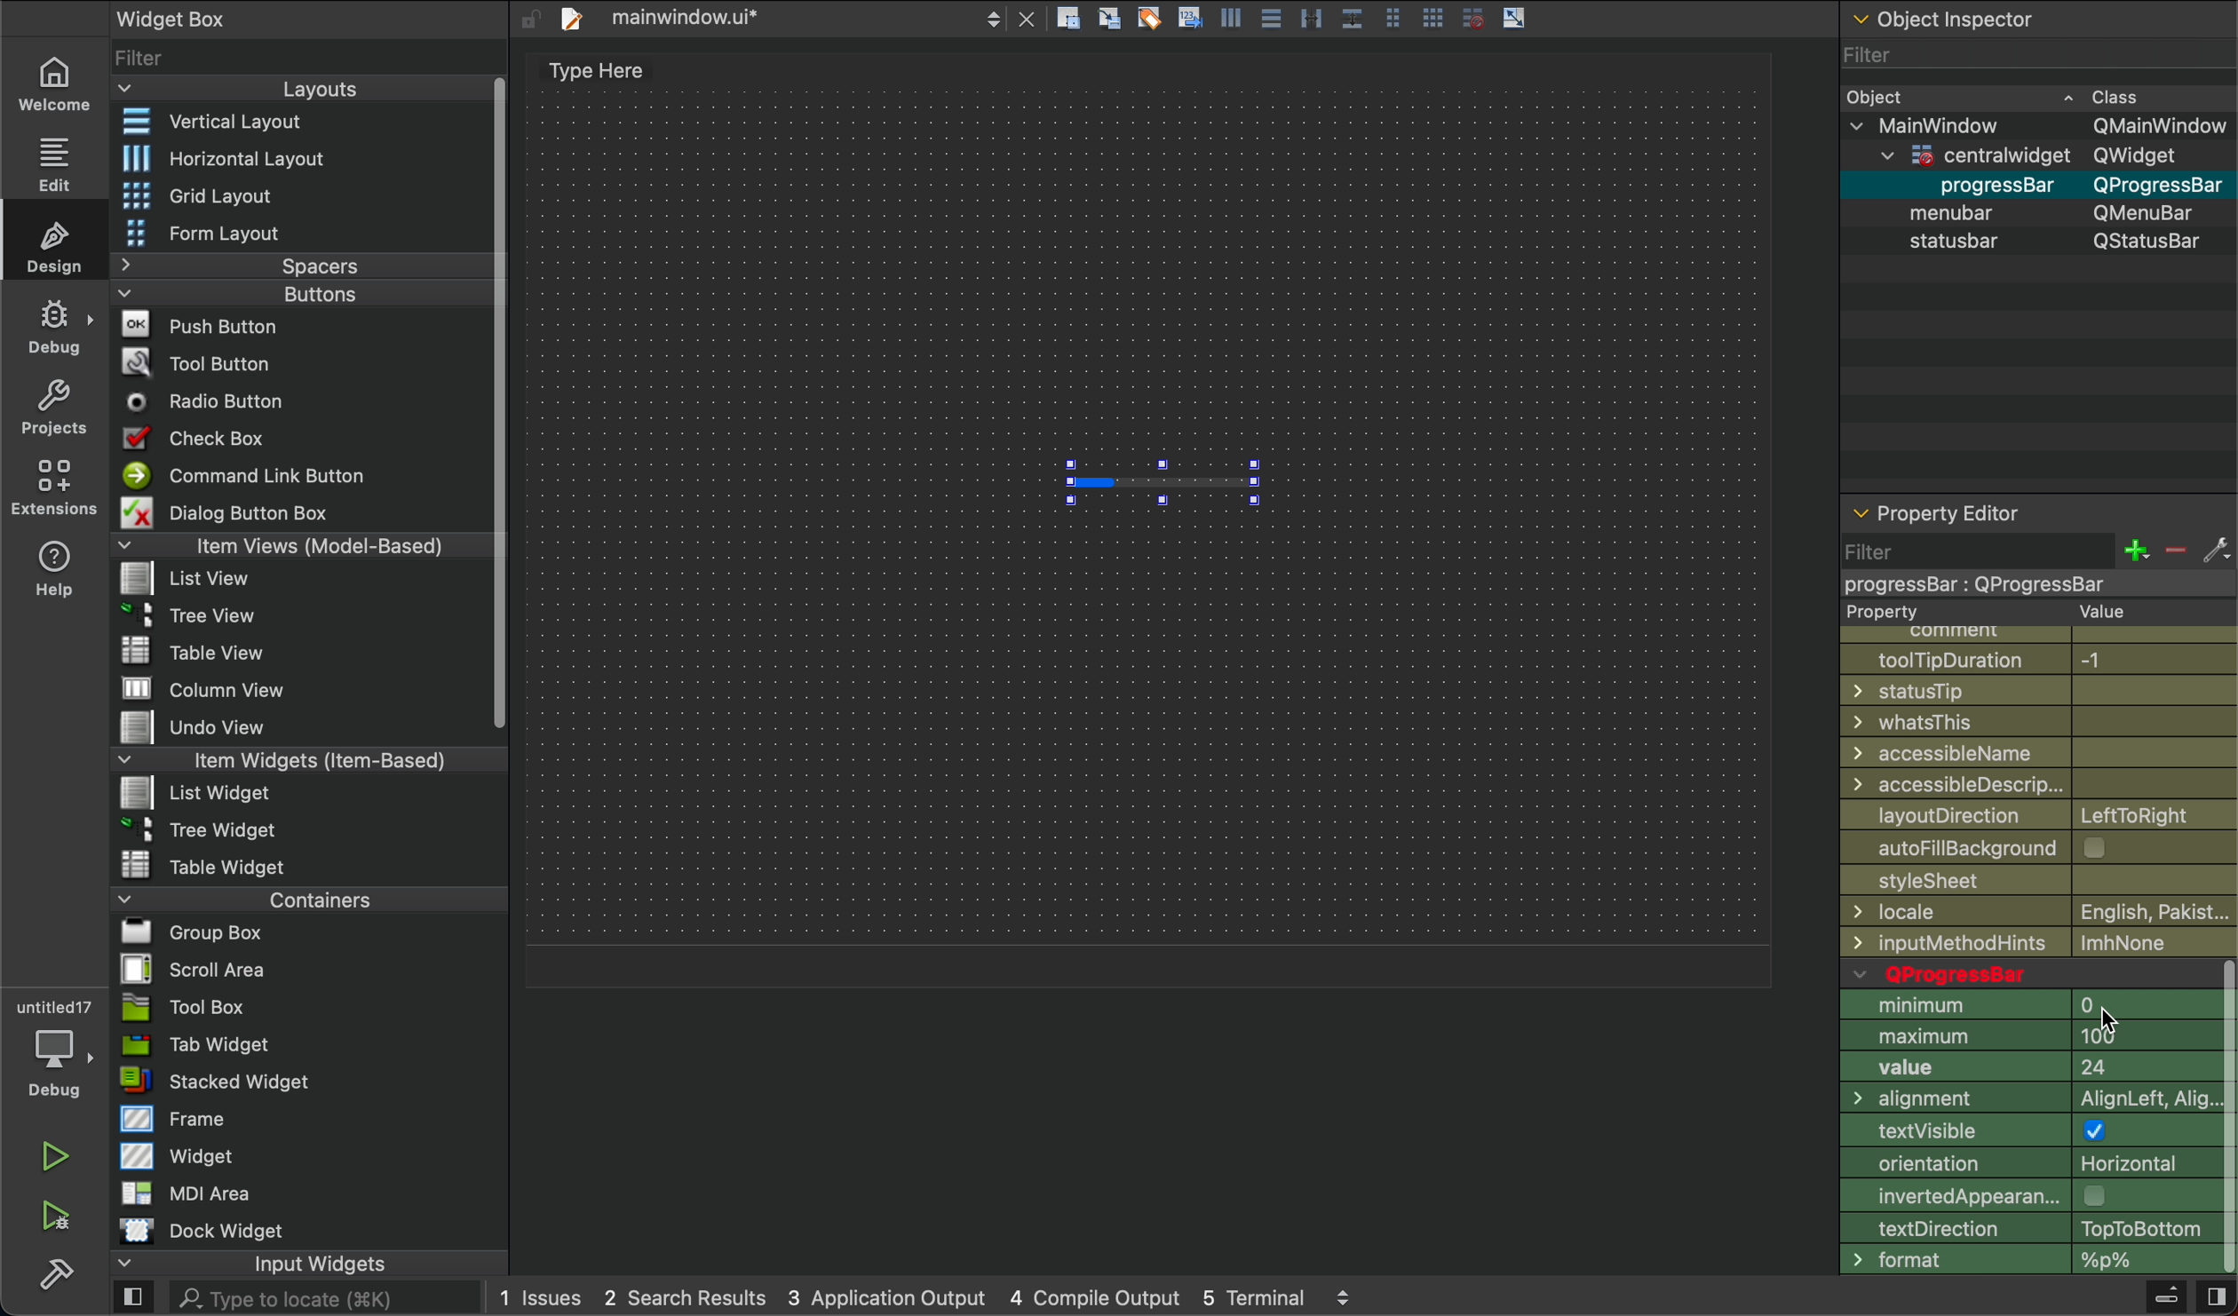  I want to click on Filter, so click(2035, 53).